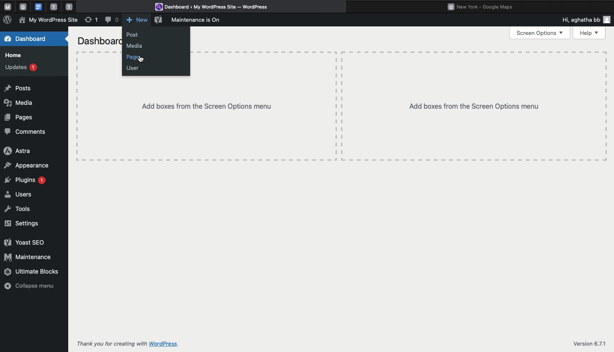  What do you see at coordinates (54, 7) in the screenshot?
I see `tab` at bounding box center [54, 7].